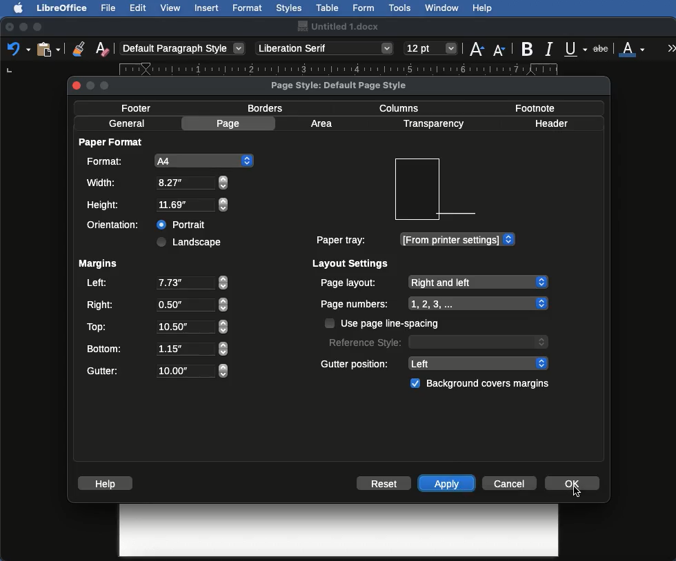 Image resolution: width=676 pixels, height=561 pixels. Describe the element at coordinates (442, 8) in the screenshot. I see `Window` at that location.